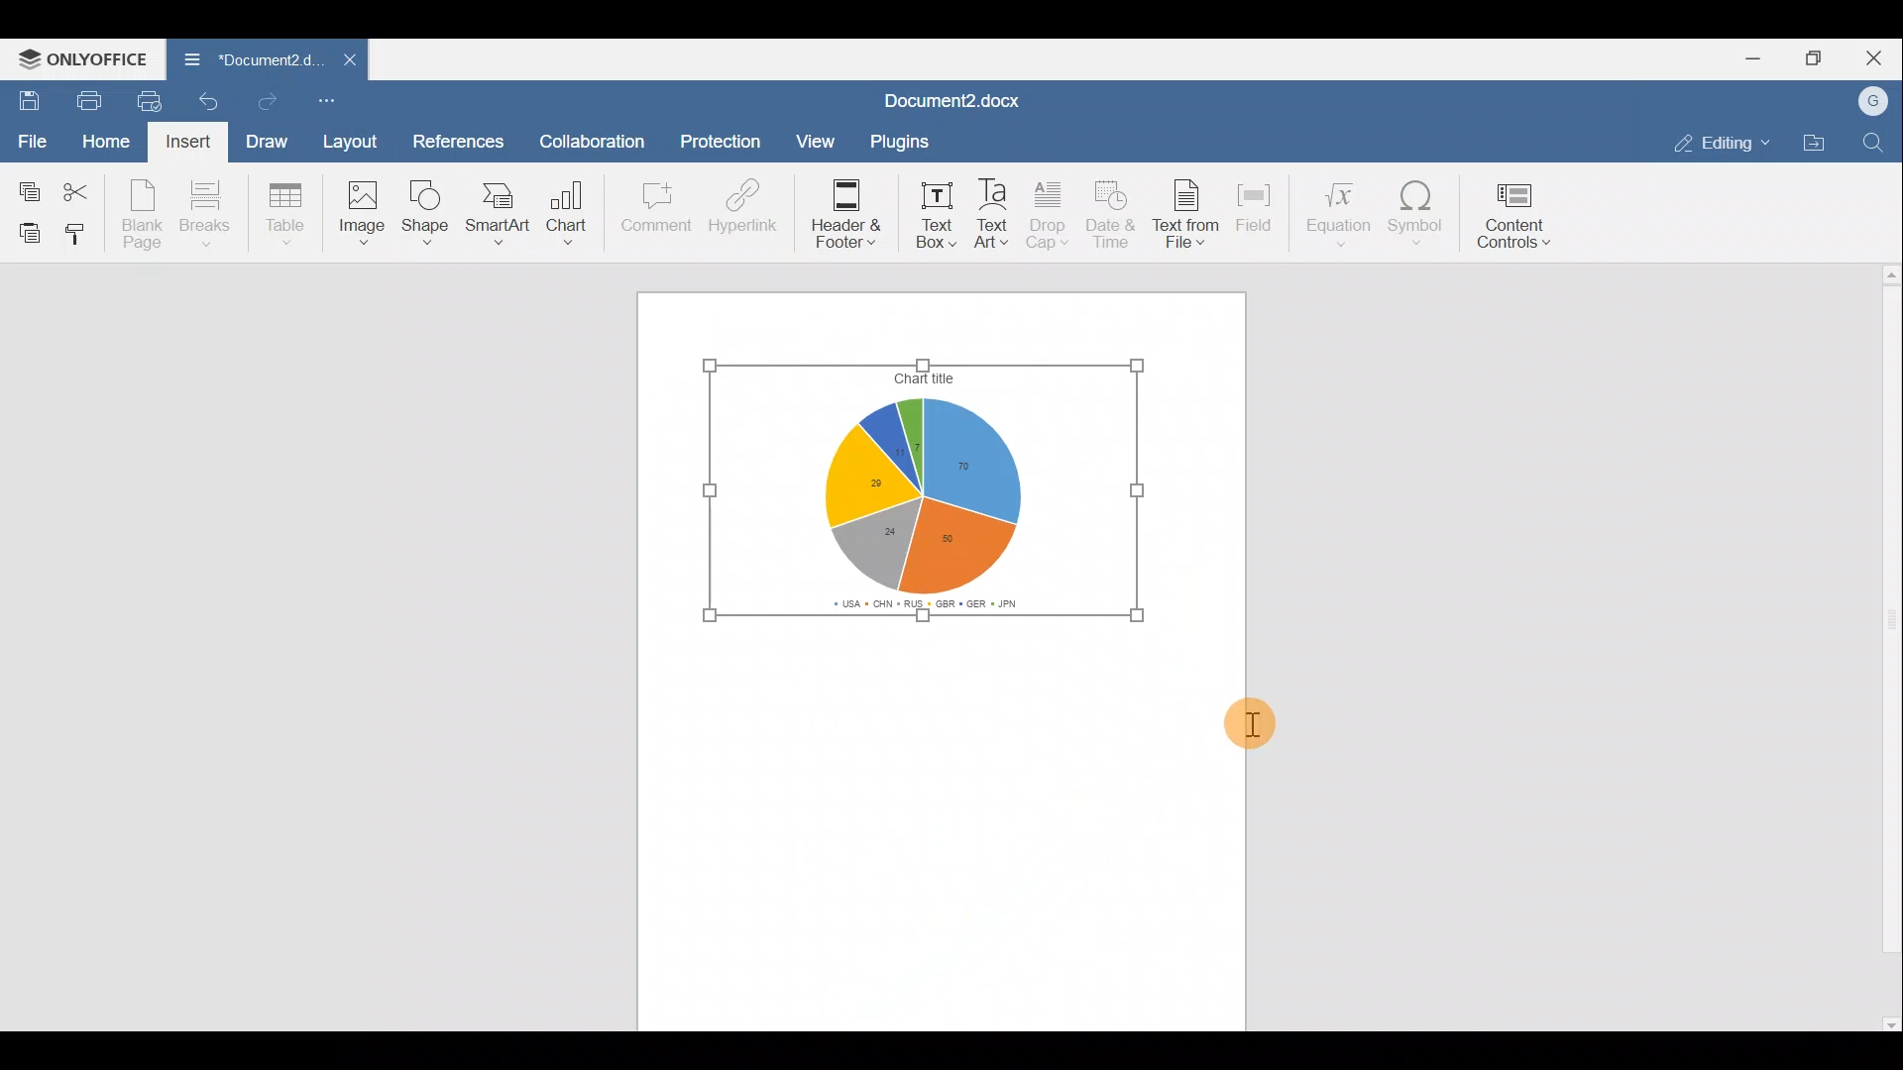  I want to click on Content controls, so click(1517, 215).